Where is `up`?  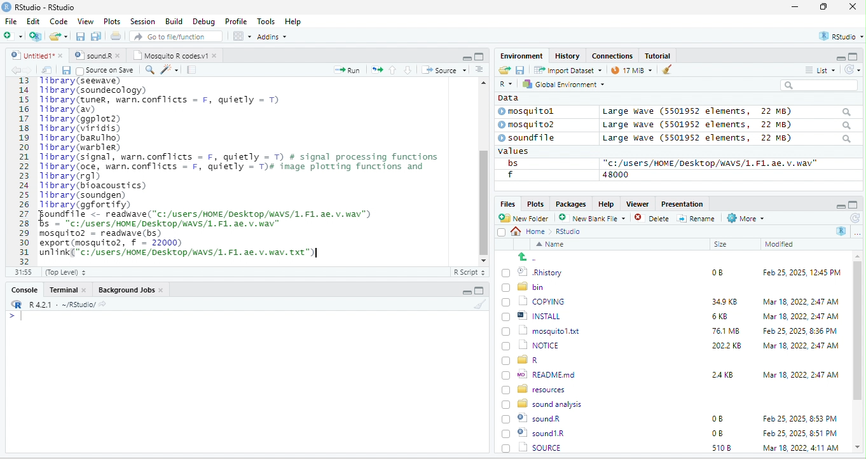 up is located at coordinates (394, 69).